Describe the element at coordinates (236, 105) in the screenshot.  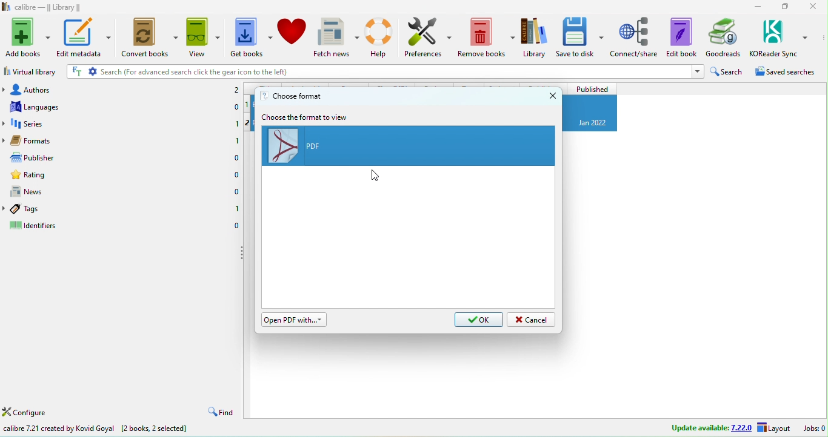
I see `0` at that location.